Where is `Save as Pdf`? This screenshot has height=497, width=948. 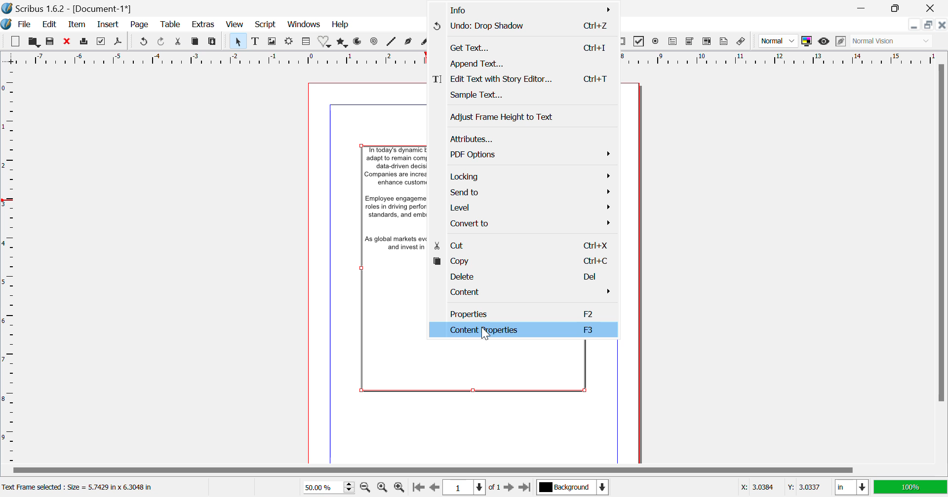
Save as Pdf is located at coordinates (118, 42).